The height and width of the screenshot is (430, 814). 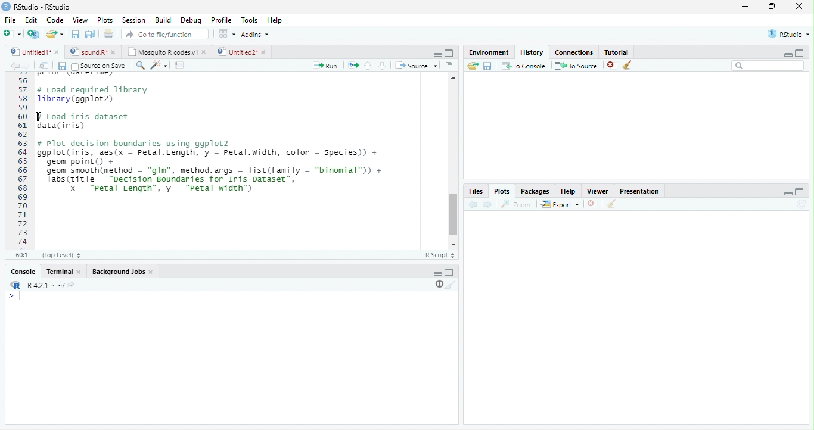 I want to click on options, so click(x=227, y=34).